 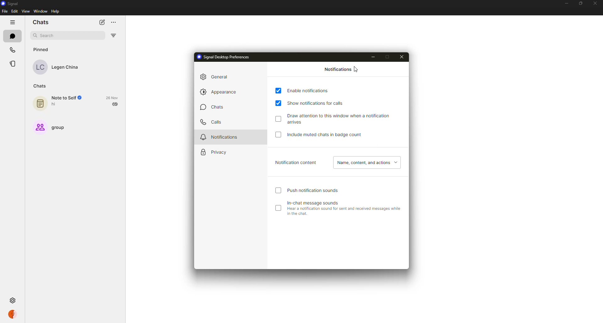 What do you see at coordinates (26, 12) in the screenshot?
I see `view` at bounding box center [26, 12].